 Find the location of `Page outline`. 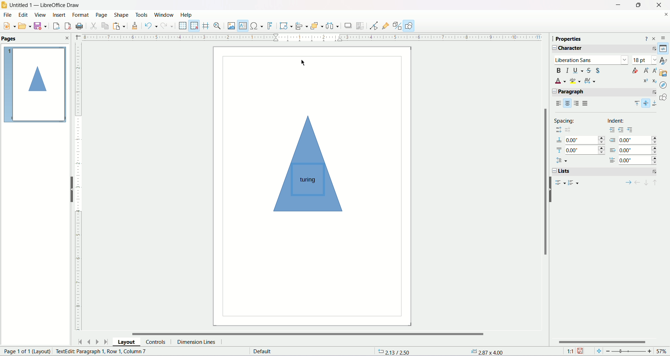

Page outline is located at coordinates (35, 84).